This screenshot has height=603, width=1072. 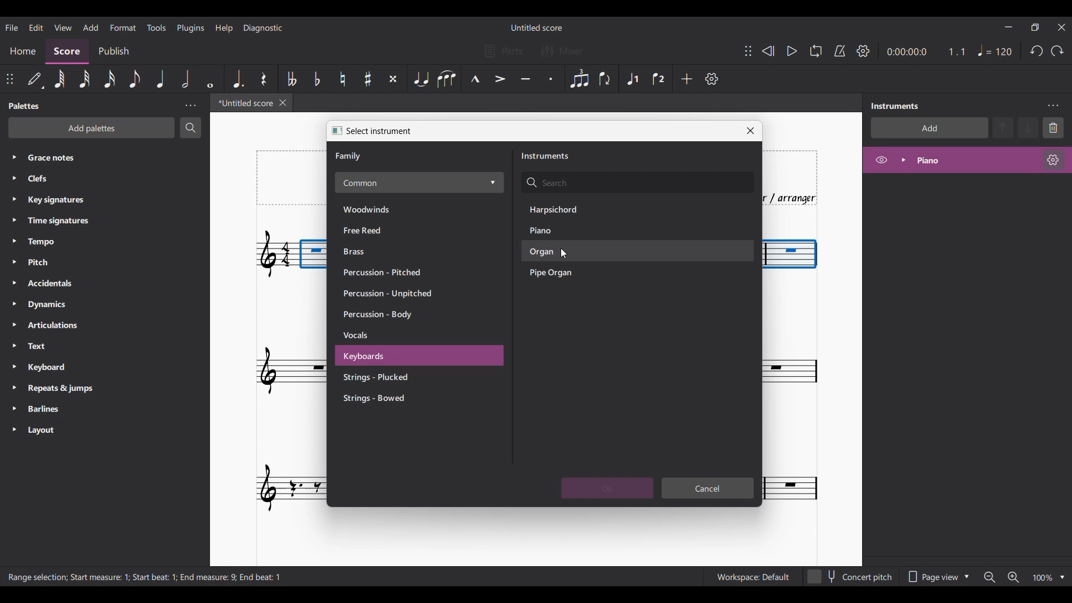 What do you see at coordinates (25, 106) in the screenshot?
I see `Palette title` at bounding box center [25, 106].